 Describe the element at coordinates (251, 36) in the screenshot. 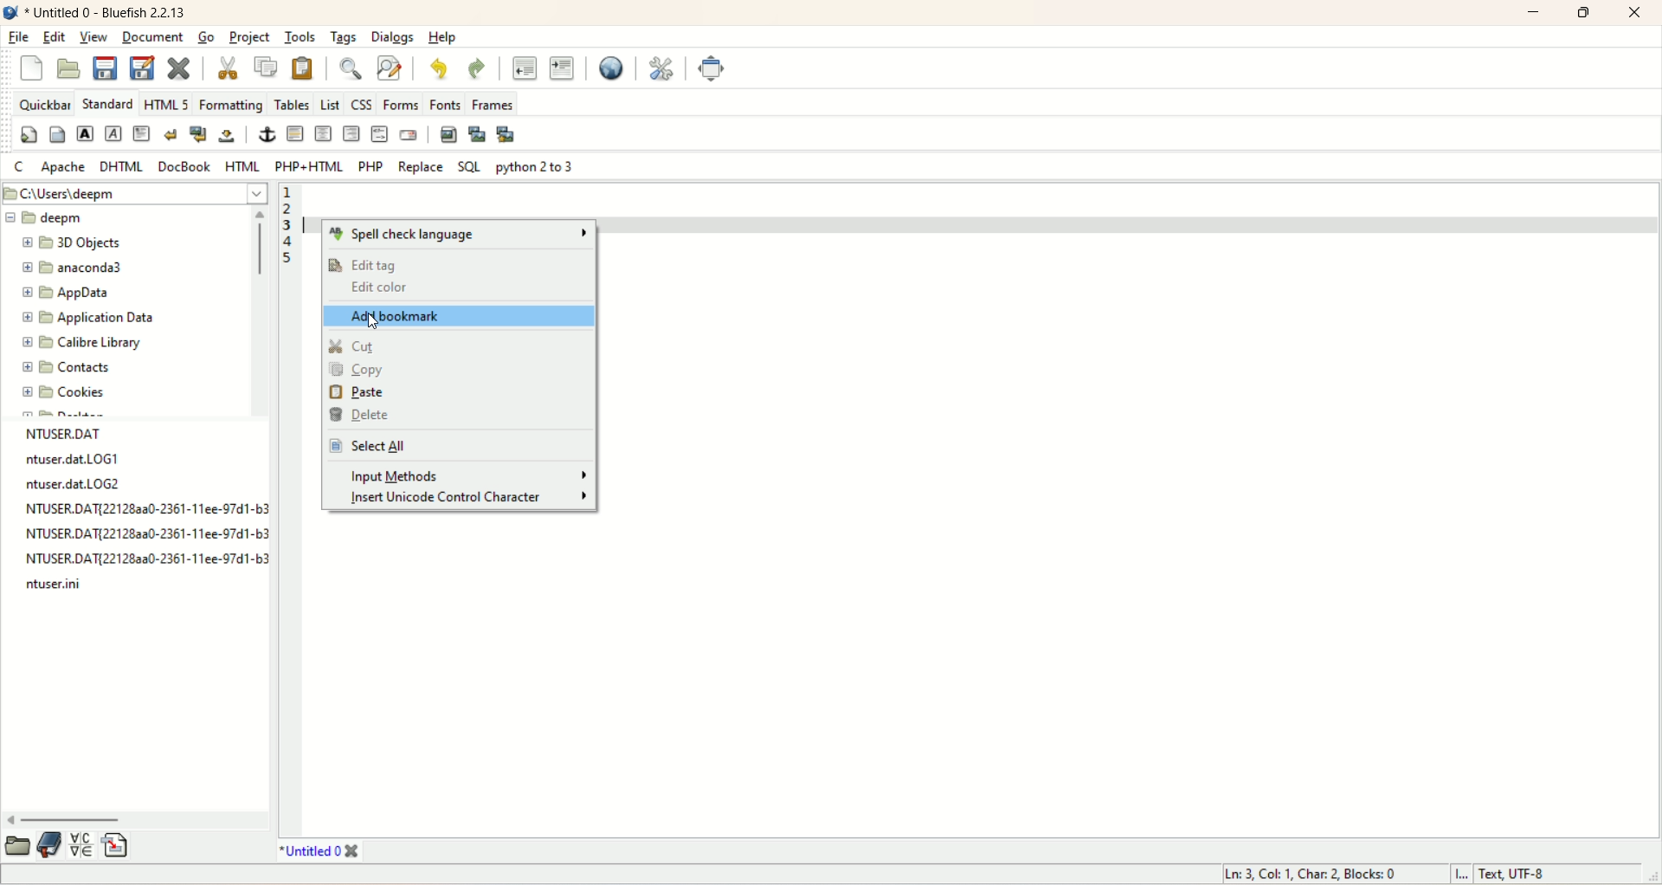

I see `project` at that location.